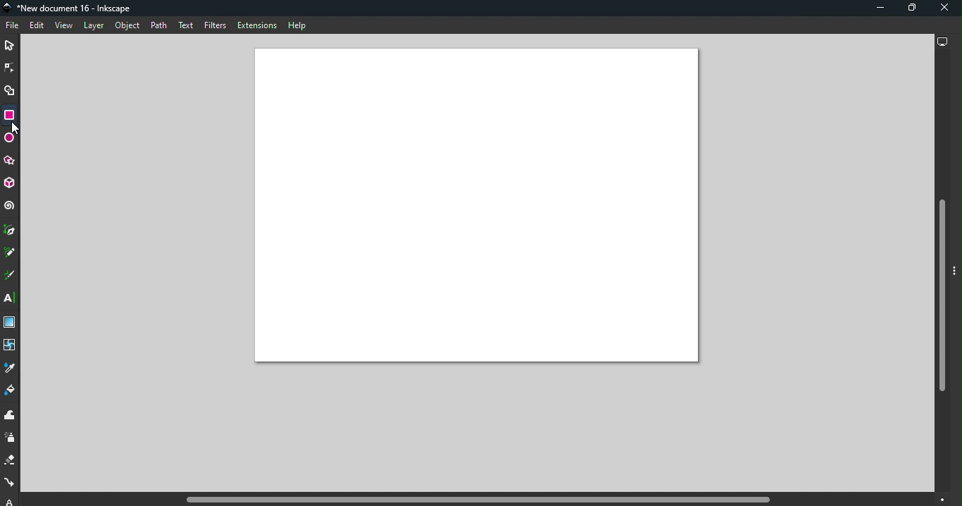  What do you see at coordinates (12, 438) in the screenshot?
I see `Spray tool` at bounding box center [12, 438].